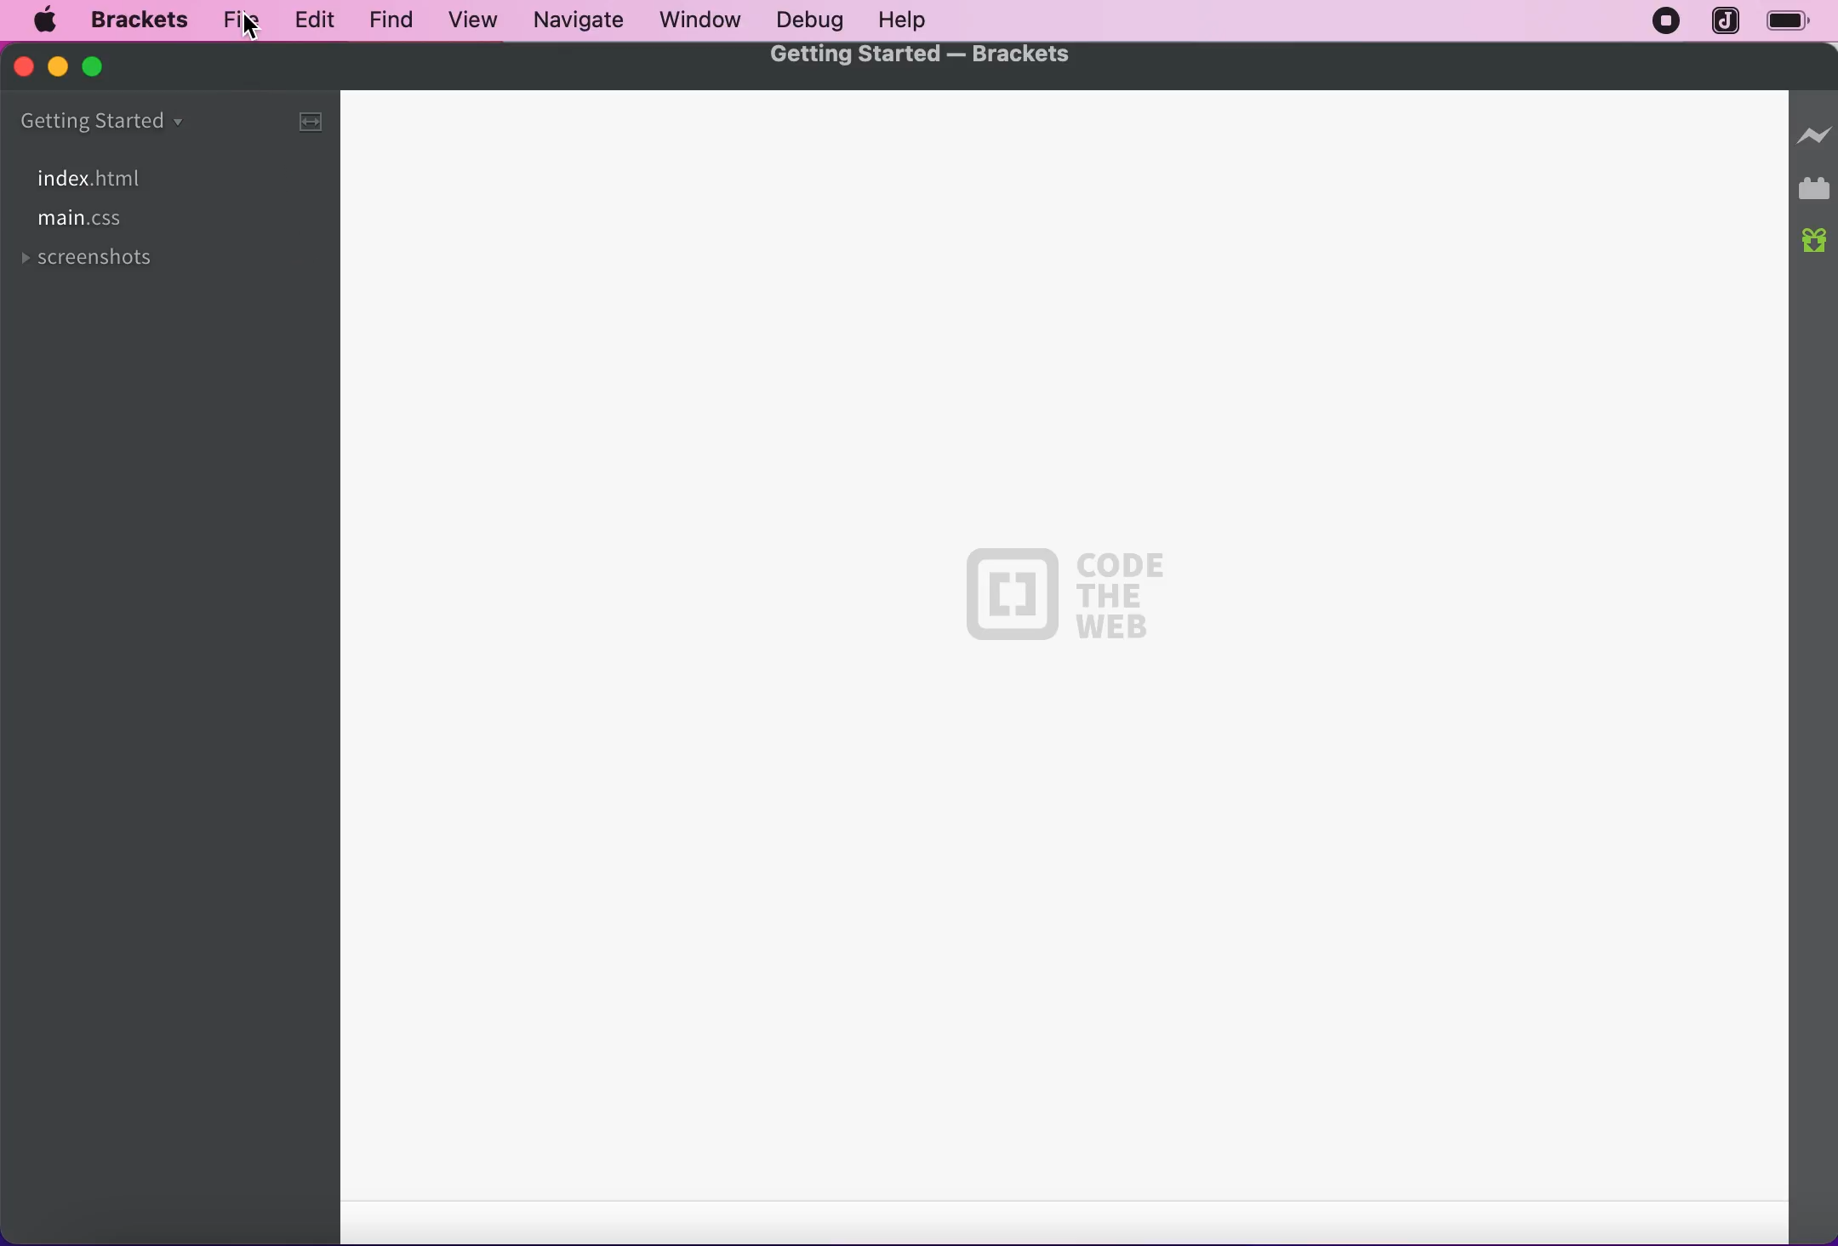 The height and width of the screenshot is (1246, 1838). What do you see at coordinates (310, 19) in the screenshot?
I see `edit` at bounding box center [310, 19].